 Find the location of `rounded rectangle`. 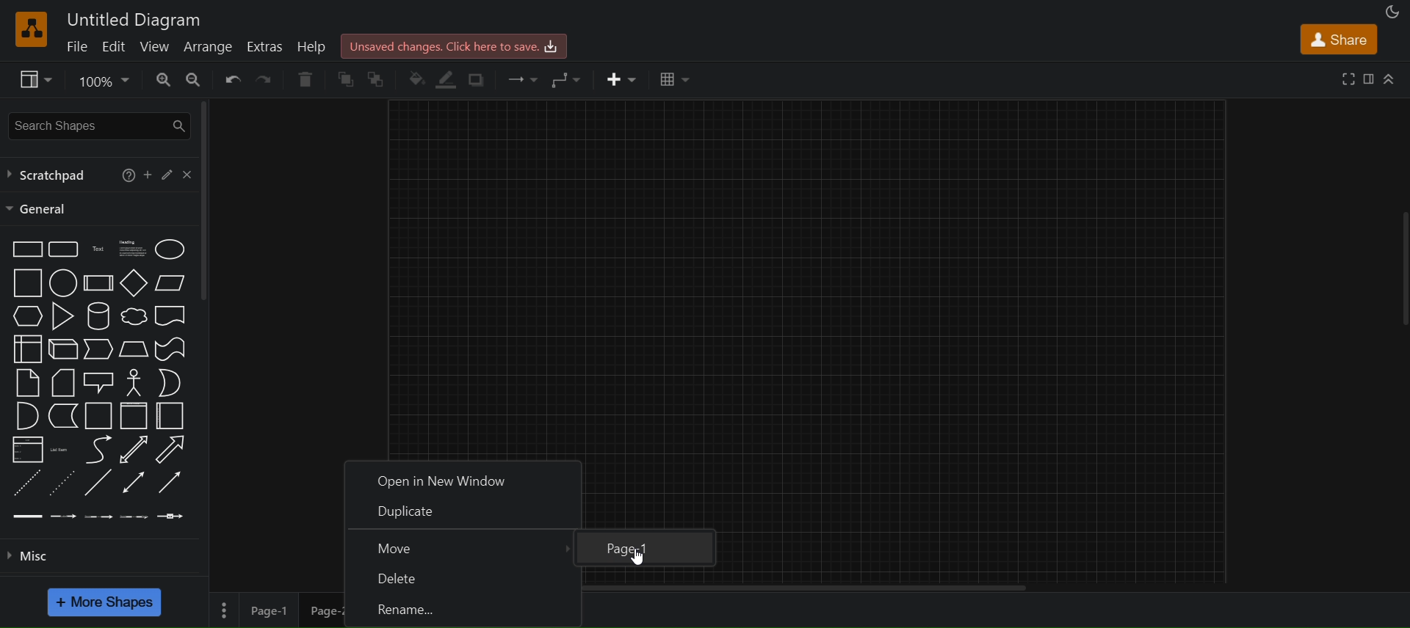

rounded rectangle is located at coordinates (63, 249).